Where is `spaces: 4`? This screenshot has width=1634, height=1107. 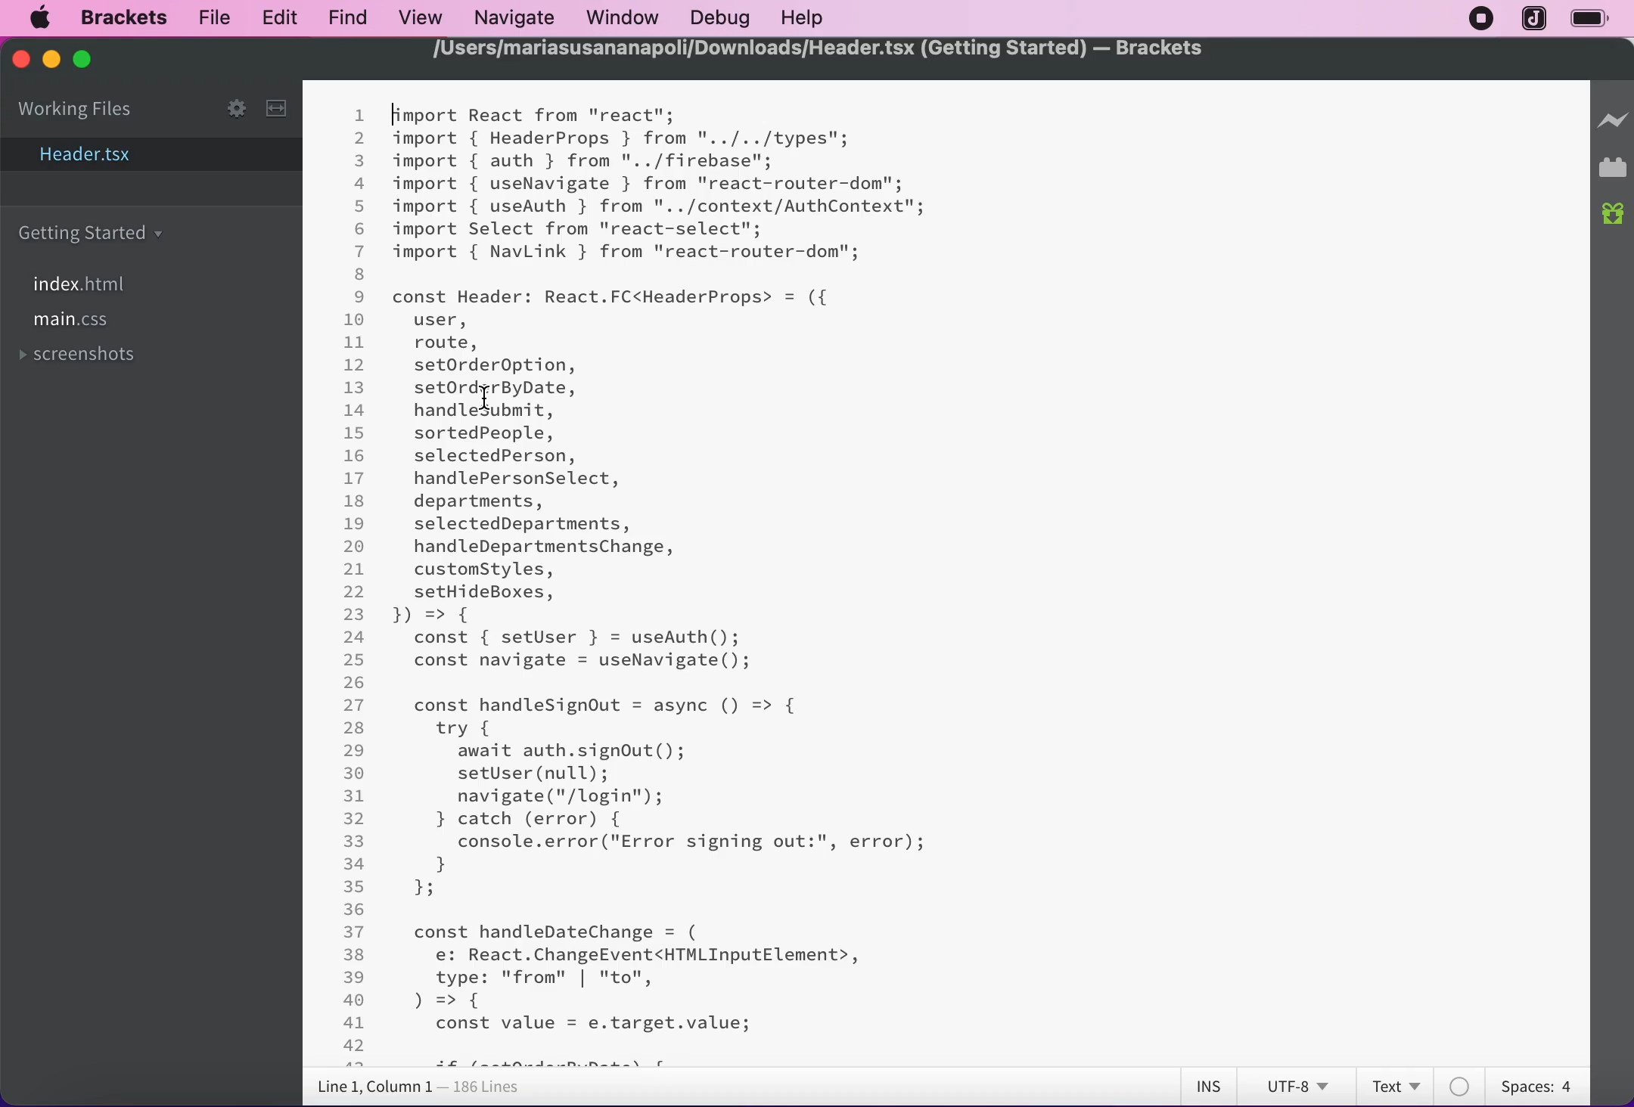
spaces: 4 is located at coordinates (1540, 1087).